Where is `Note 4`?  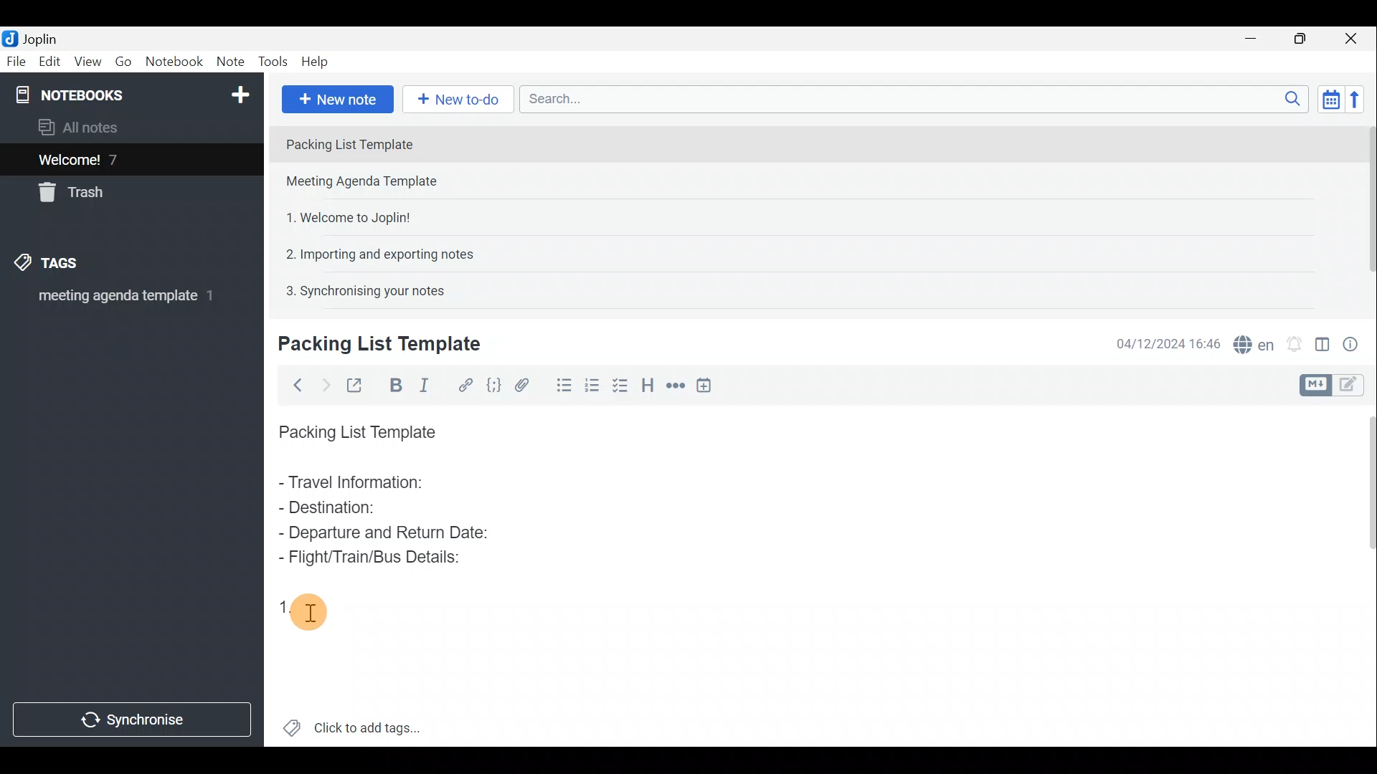
Note 4 is located at coordinates (372, 252).